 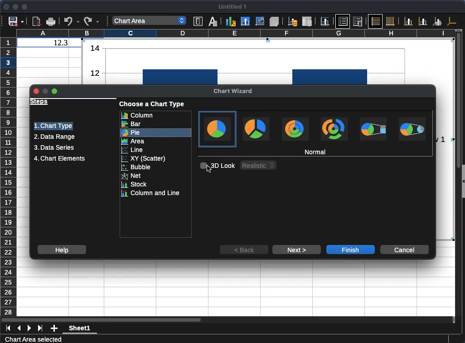 I want to click on Chart wall, so click(x=260, y=21).